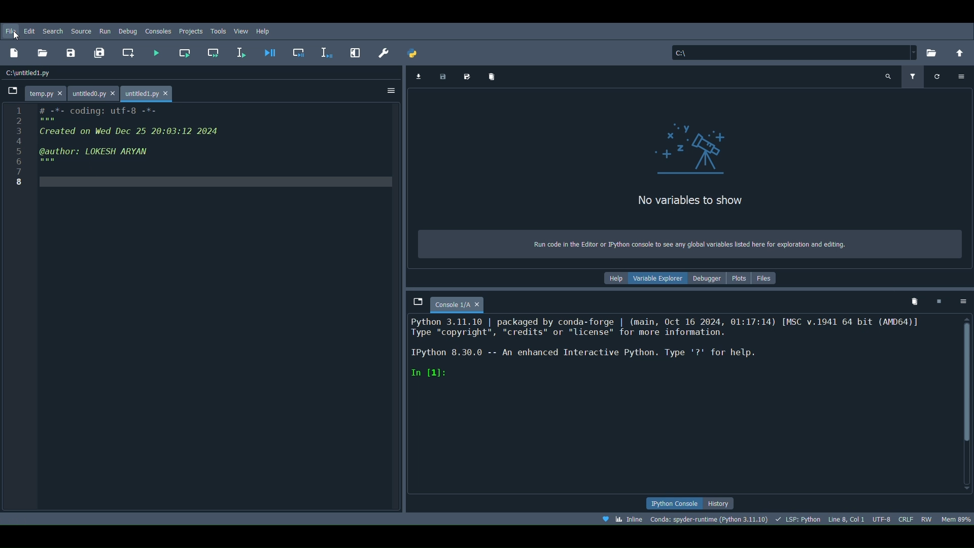 The height and width of the screenshot is (548, 974). Describe the element at coordinates (847, 518) in the screenshot. I see `Cursor position` at that location.